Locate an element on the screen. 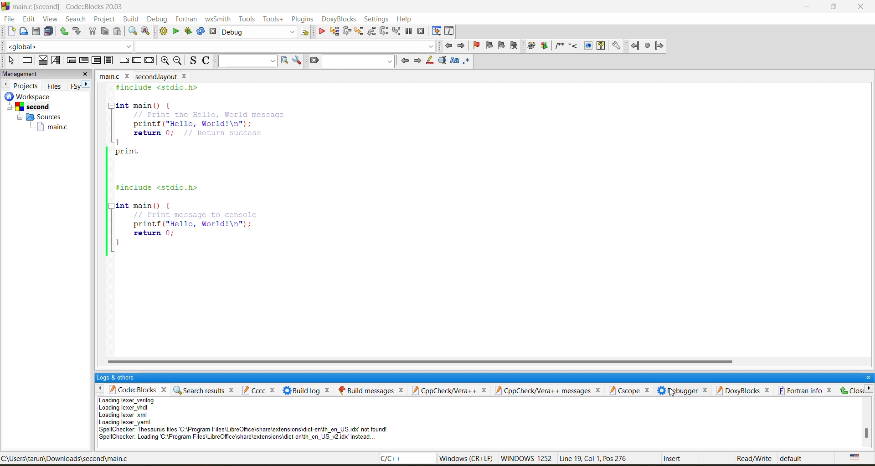 This screenshot has height=466, width=875. cscope is located at coordinates (631, 390).